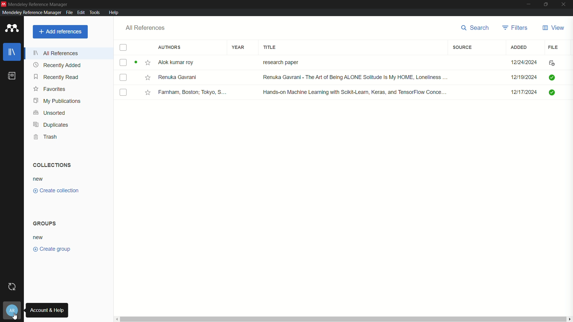 The height and width of the screenshot is (322, 573). What do you see at coordinates (61, 31) in the screenshot?
I see `add reference` at bounding box center [61, 31].